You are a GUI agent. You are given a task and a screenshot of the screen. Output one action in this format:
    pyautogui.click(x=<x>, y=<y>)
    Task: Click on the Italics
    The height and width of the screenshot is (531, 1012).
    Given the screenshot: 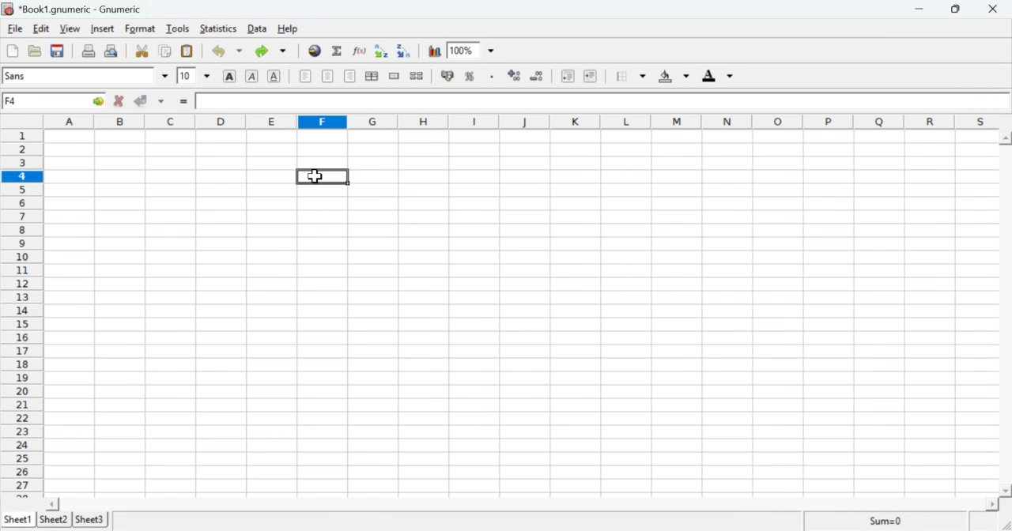 What is the action you would take?
    pyautogui.click(x=252, y=76)
    